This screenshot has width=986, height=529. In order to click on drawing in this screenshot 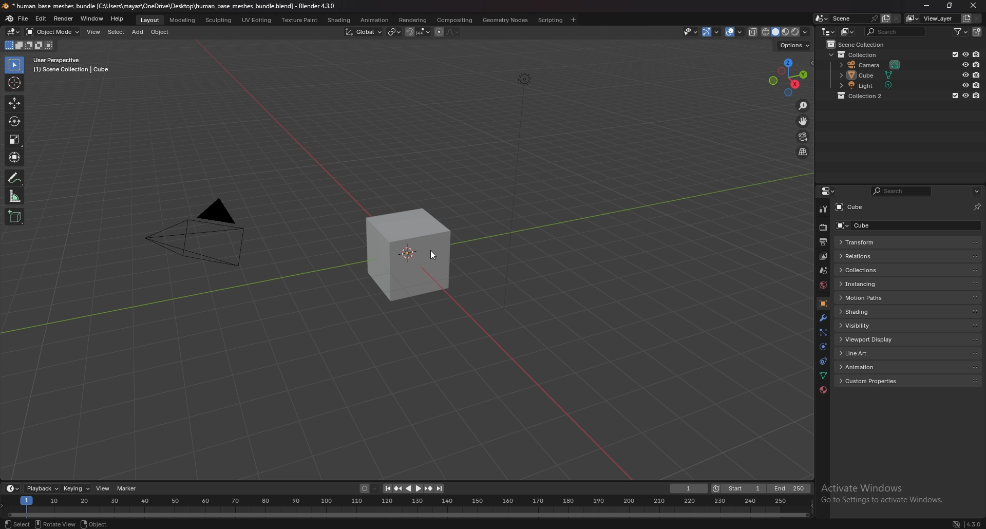, I will do `click(413, 258)`.